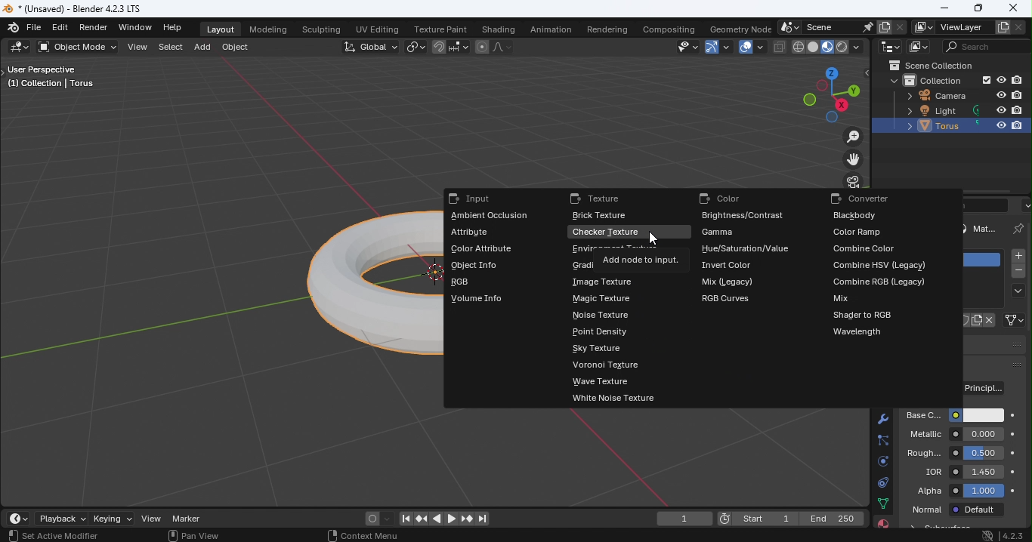 Image resolution: width=1032 pixels, height=542 pixels. What do you see at coordinates (597, 331) in the screenshot?
I see `Point density` at bounding box center [597, 331].